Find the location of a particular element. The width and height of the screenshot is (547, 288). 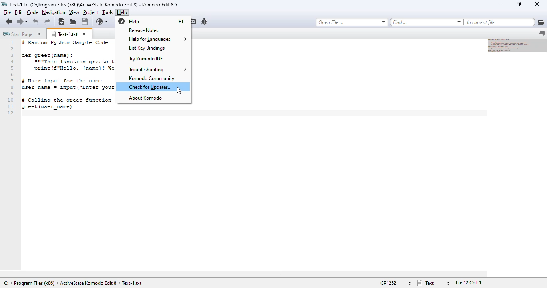

check for updates is located at coordinates (150, 87).